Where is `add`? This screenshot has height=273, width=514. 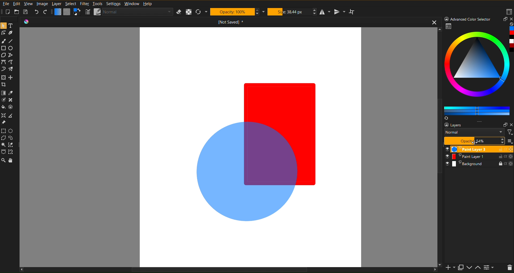 add is located at coordinates (450, 268).